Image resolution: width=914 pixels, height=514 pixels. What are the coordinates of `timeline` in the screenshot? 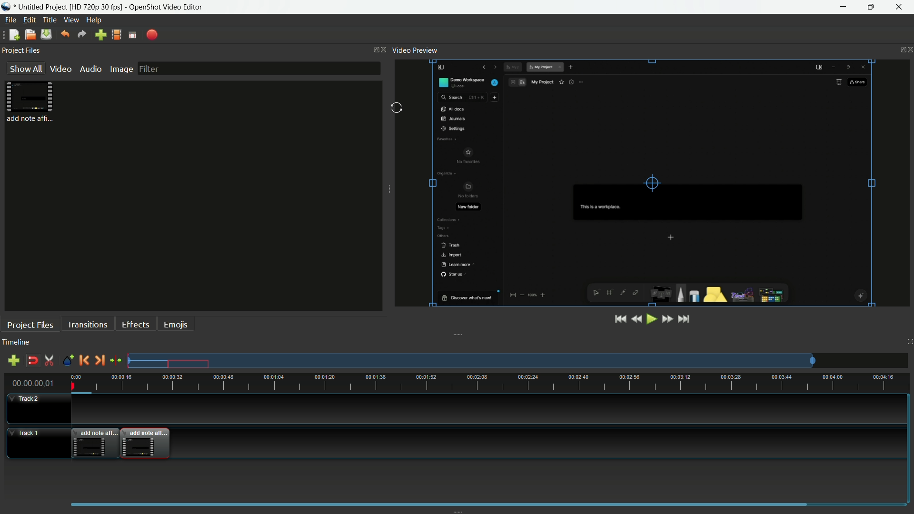 It's located at (16, 342).